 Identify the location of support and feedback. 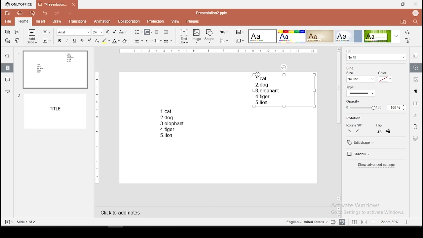
(8, 92).